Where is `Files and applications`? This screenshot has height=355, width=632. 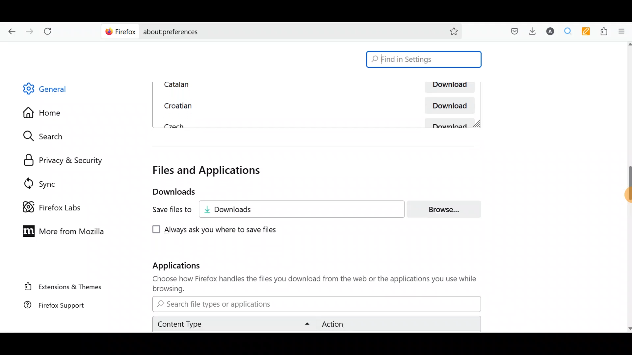
Files and applications is located at coordinates (209, 170).